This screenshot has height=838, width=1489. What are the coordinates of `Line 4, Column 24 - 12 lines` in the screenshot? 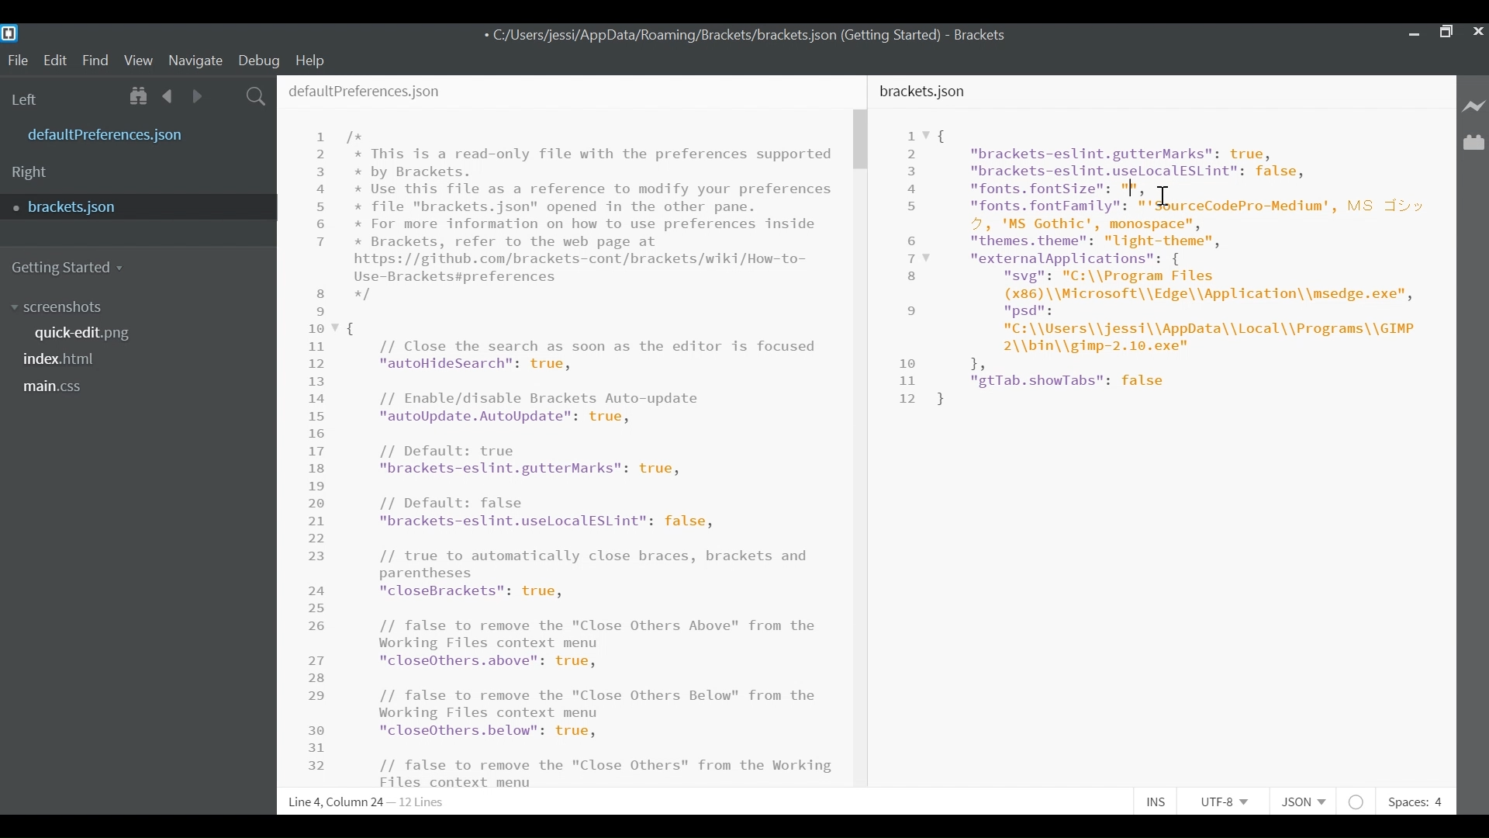 It's located at (369, 802).